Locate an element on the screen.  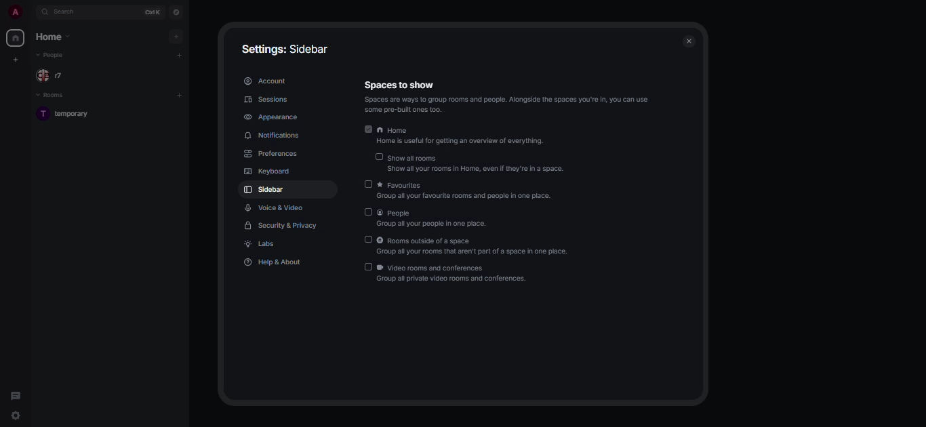
security & privacy is located at coordinates (287, 226).